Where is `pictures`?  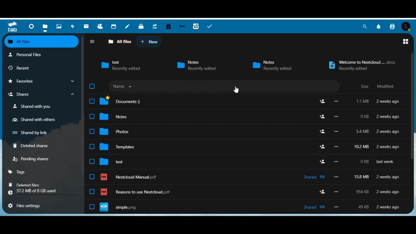 pictures is located at coordinates (247, 133).